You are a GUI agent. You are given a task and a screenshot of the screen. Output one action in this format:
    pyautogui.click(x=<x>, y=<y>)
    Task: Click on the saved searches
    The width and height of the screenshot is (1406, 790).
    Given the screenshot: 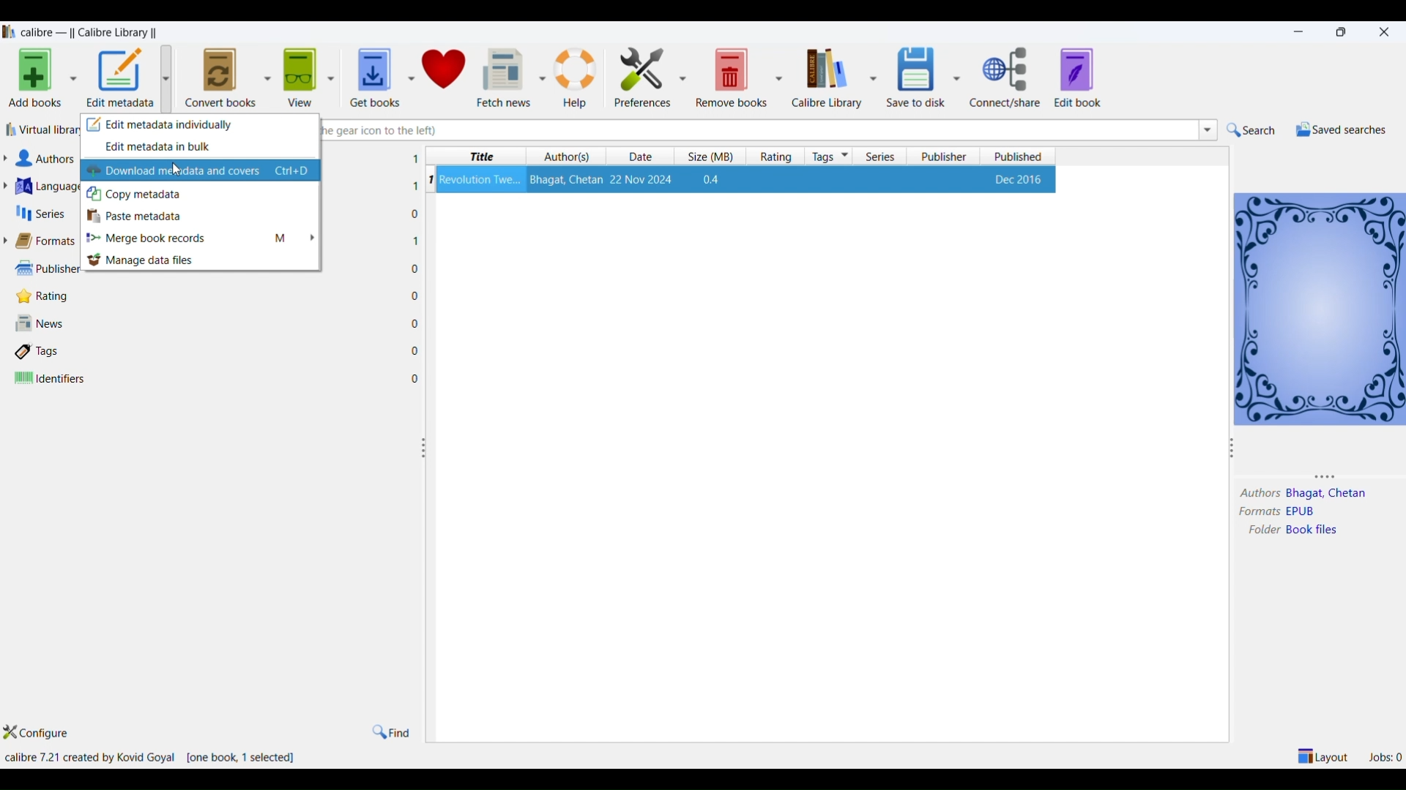 What is the action you would take?
    pyautogui.click(x=1339, y=129)
    